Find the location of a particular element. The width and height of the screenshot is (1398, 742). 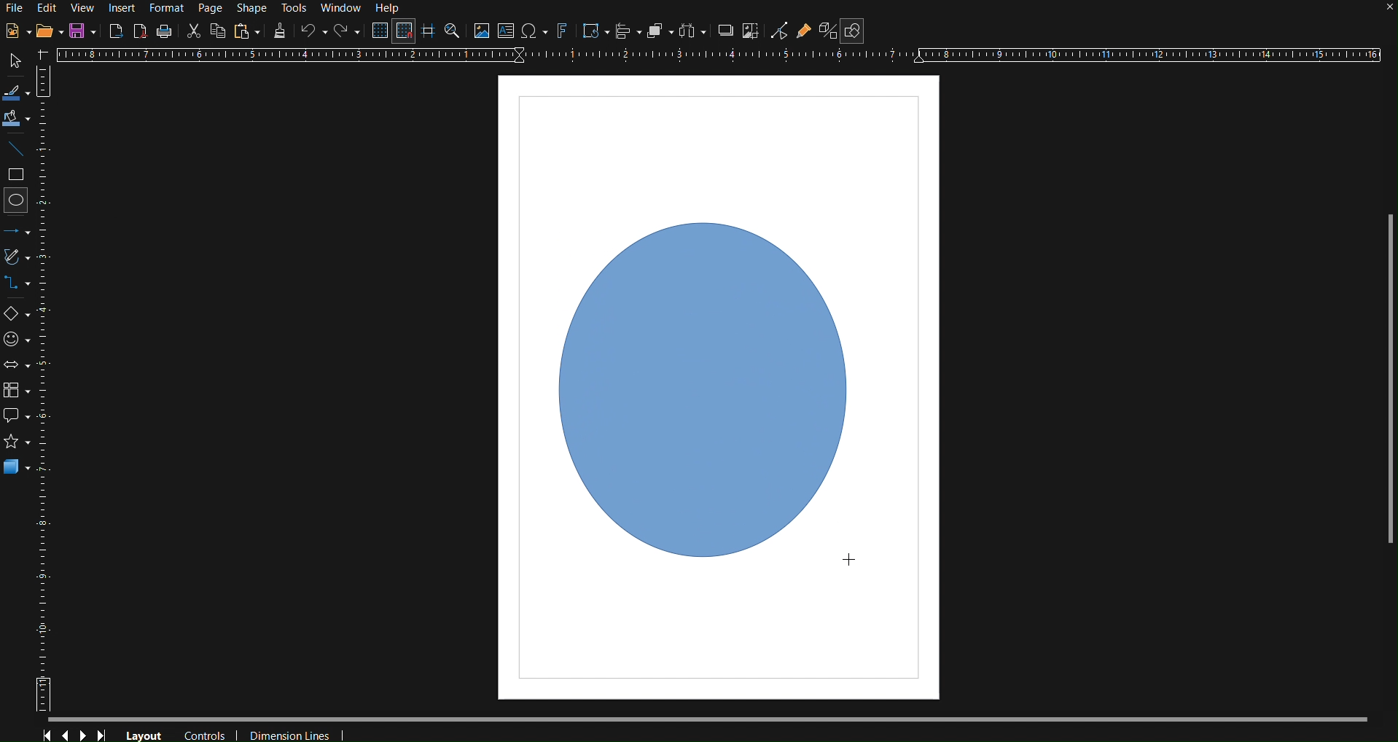

Scrollbar is located at coordinates (722, 718).